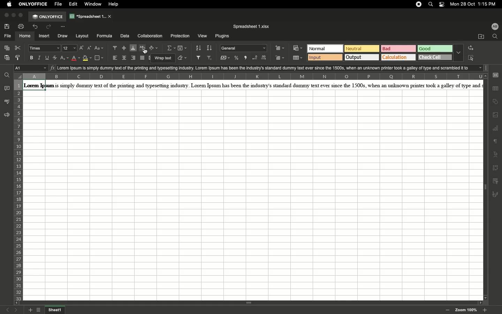 The image size is (502, 314). What do you see at coordinates (94, 4) in the screenshot?
I see `Window` at bounding box center [94, 4].